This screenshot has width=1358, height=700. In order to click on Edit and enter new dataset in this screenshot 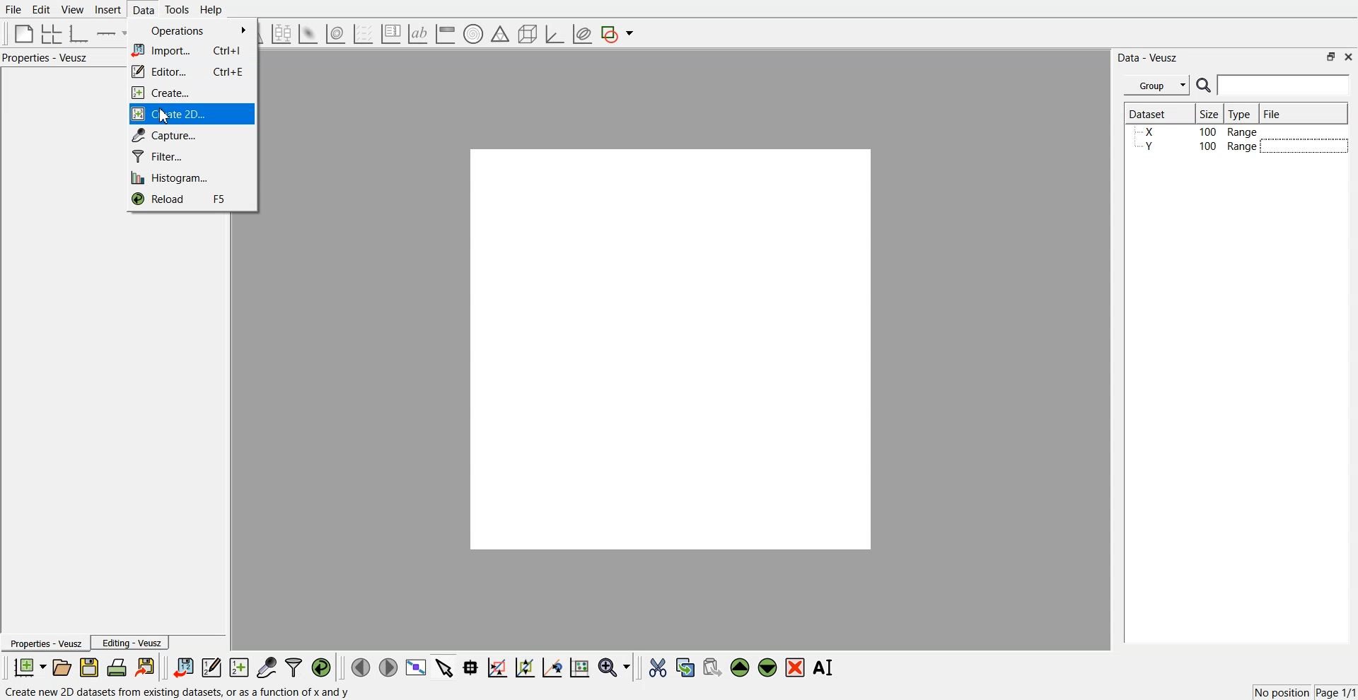, I will do `click(211, 667)`.